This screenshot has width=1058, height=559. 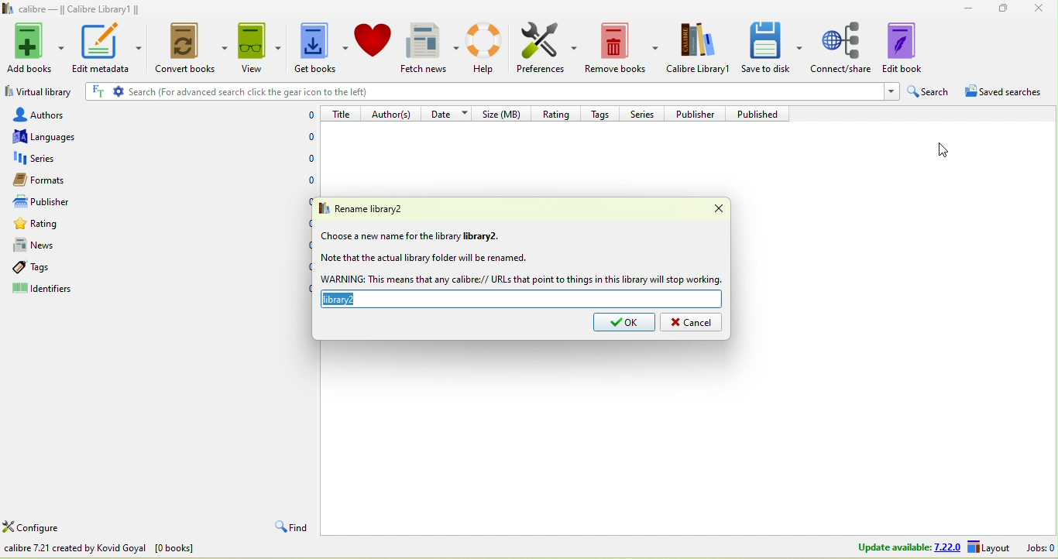 What do you see at coordinates (58, 290) in the screenshot?
I see `identifiers` at bounding box center [58, 290].